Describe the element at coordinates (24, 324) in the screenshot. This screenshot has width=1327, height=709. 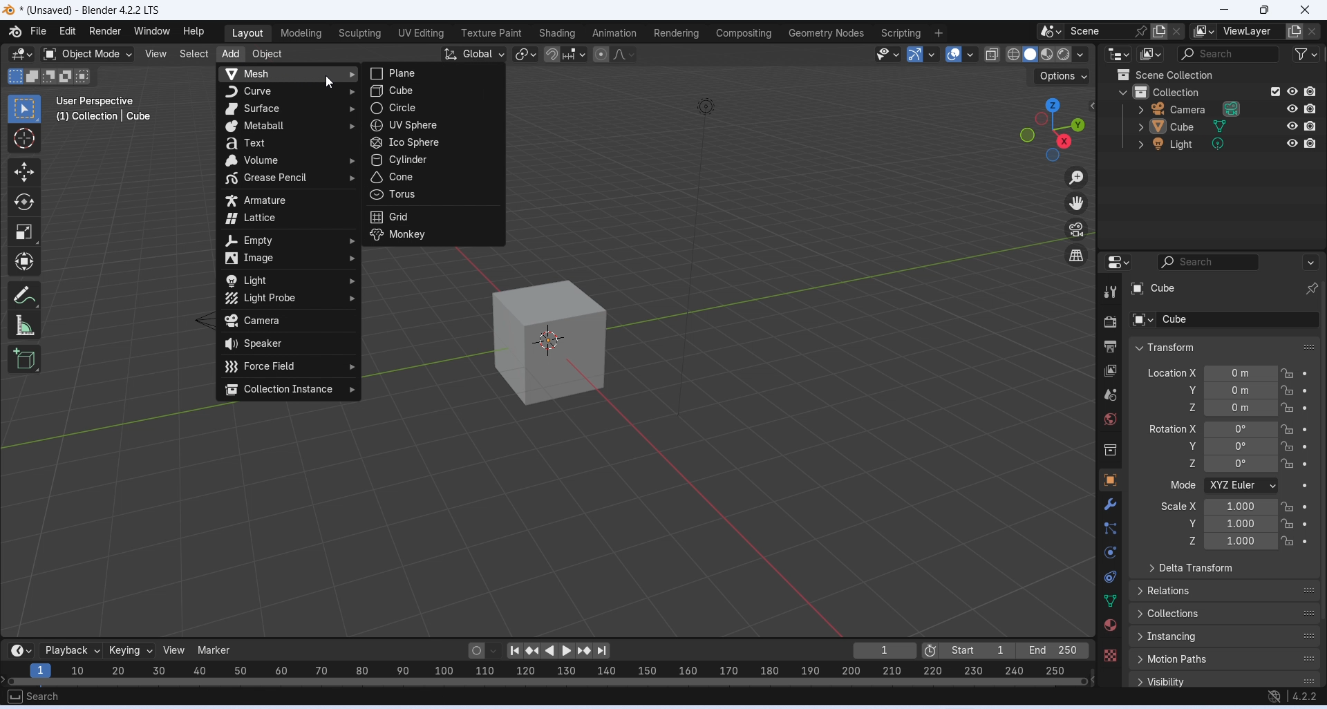
I see `measure` at that location.